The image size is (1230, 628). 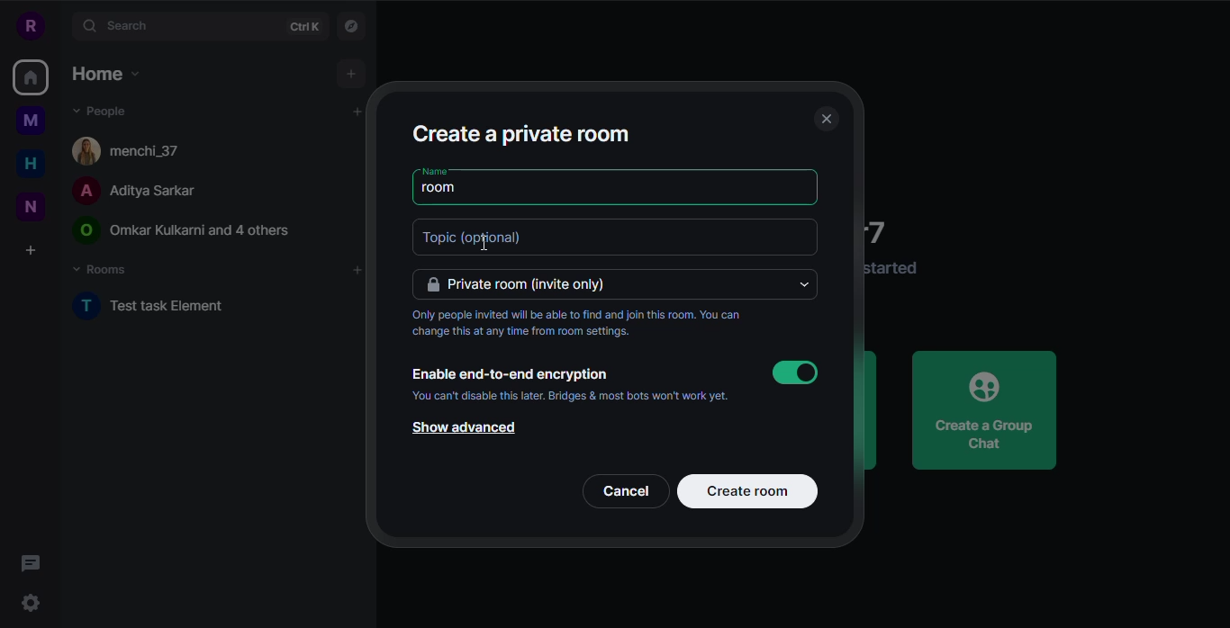 What do you see at coordinates (102, 270) in the screenshot?
I see `rooms` at bounding box center [102, 270].